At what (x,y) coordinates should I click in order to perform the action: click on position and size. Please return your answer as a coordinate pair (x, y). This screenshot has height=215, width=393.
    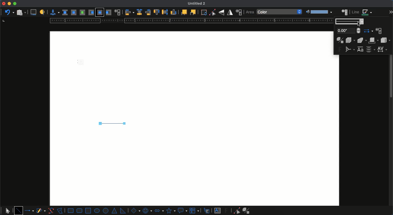
    Looking at the image, I should click on (239, 12).